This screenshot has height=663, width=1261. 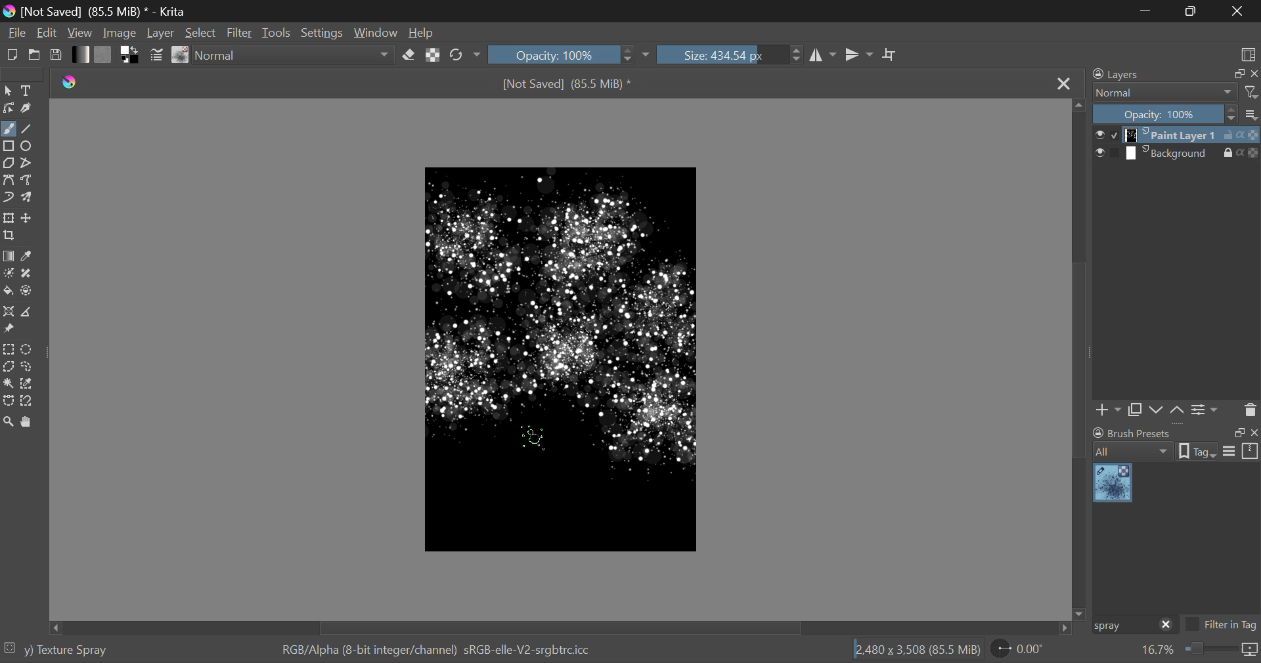 What do you see at coordinates (1080, 358) in the screenshot?
I see `Scroll Bar` at bounding box center [1080, 358].